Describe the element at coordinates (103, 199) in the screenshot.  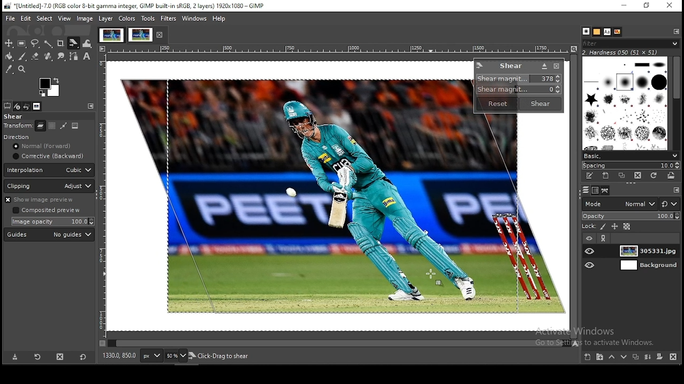
I see `vertical scale` at that location.